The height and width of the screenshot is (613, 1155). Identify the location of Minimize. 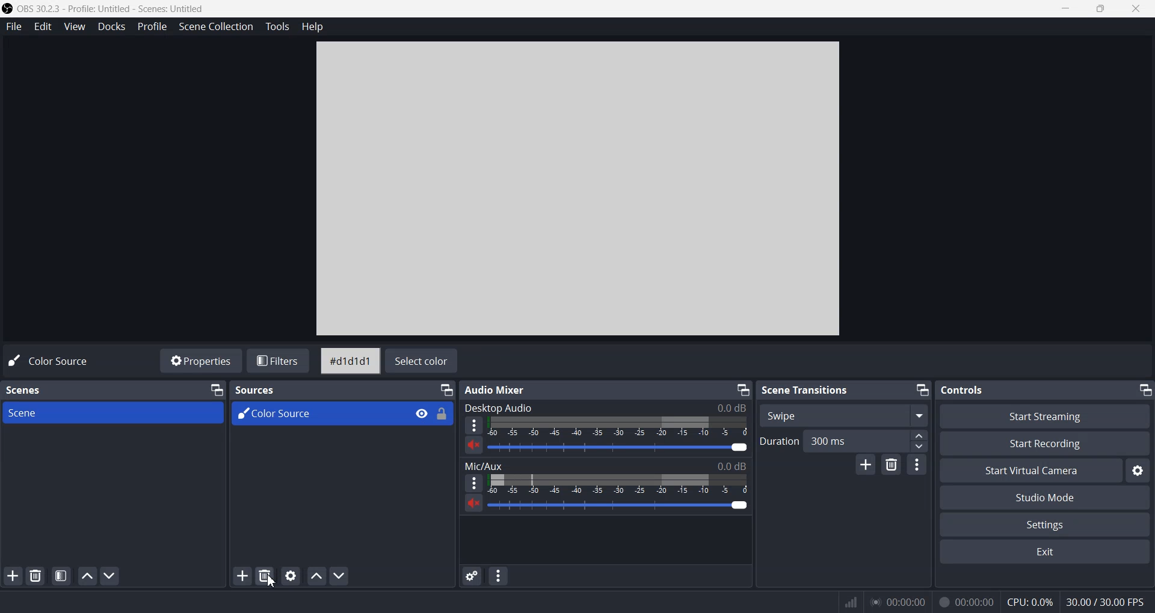
(743, 389).